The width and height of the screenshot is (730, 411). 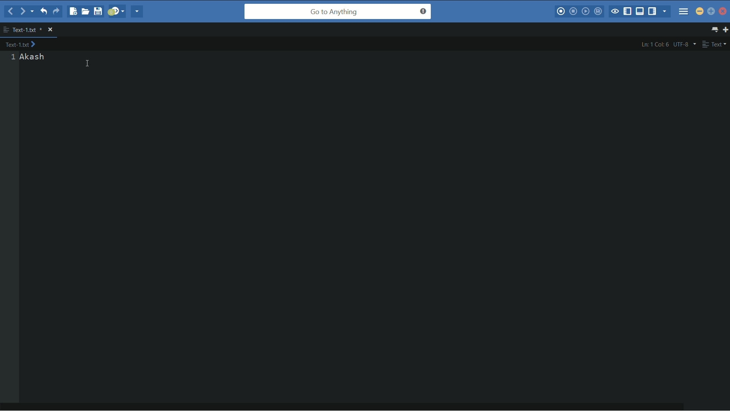 I want to click on forward, so click(x=26, y=12).